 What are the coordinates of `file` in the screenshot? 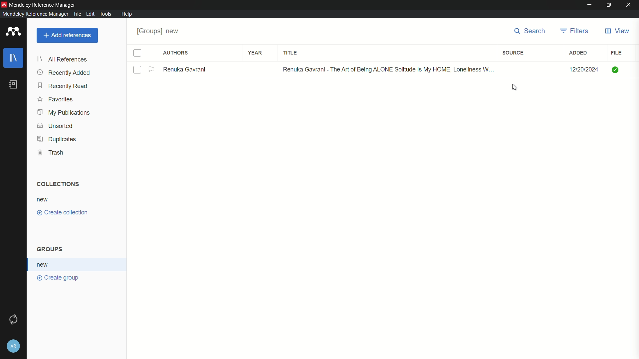 It's located at (616, 53).